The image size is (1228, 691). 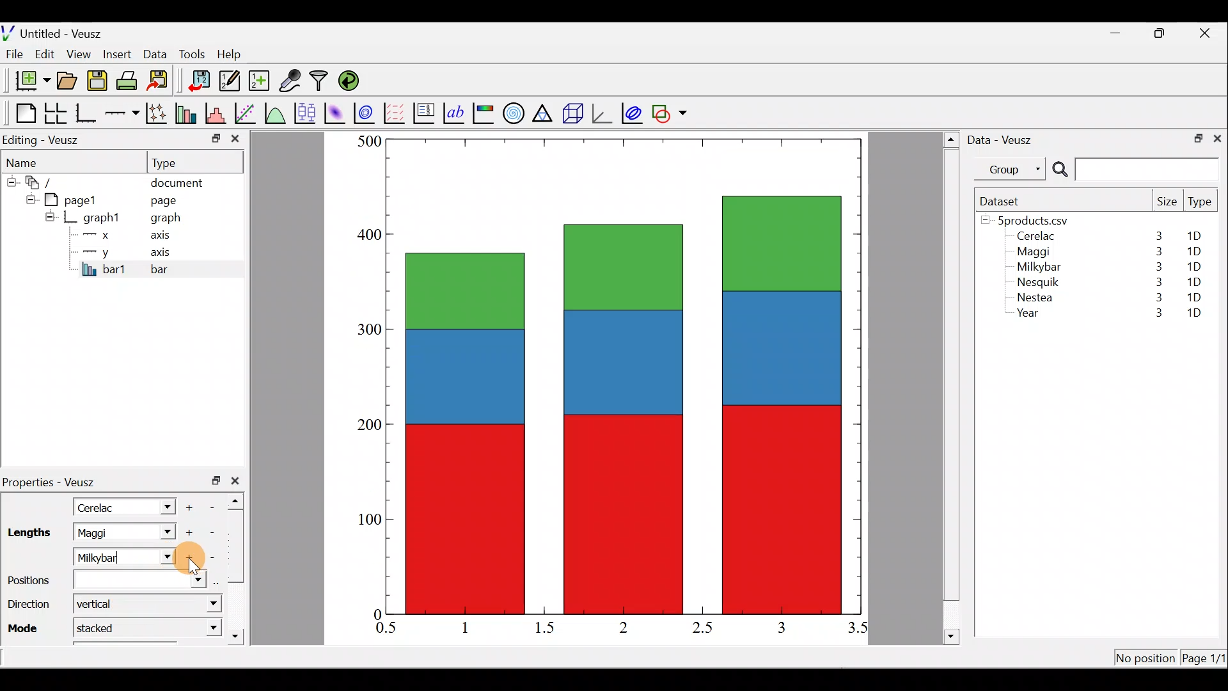 I want to click on bar chart inserted, so click(x=625, y=375).